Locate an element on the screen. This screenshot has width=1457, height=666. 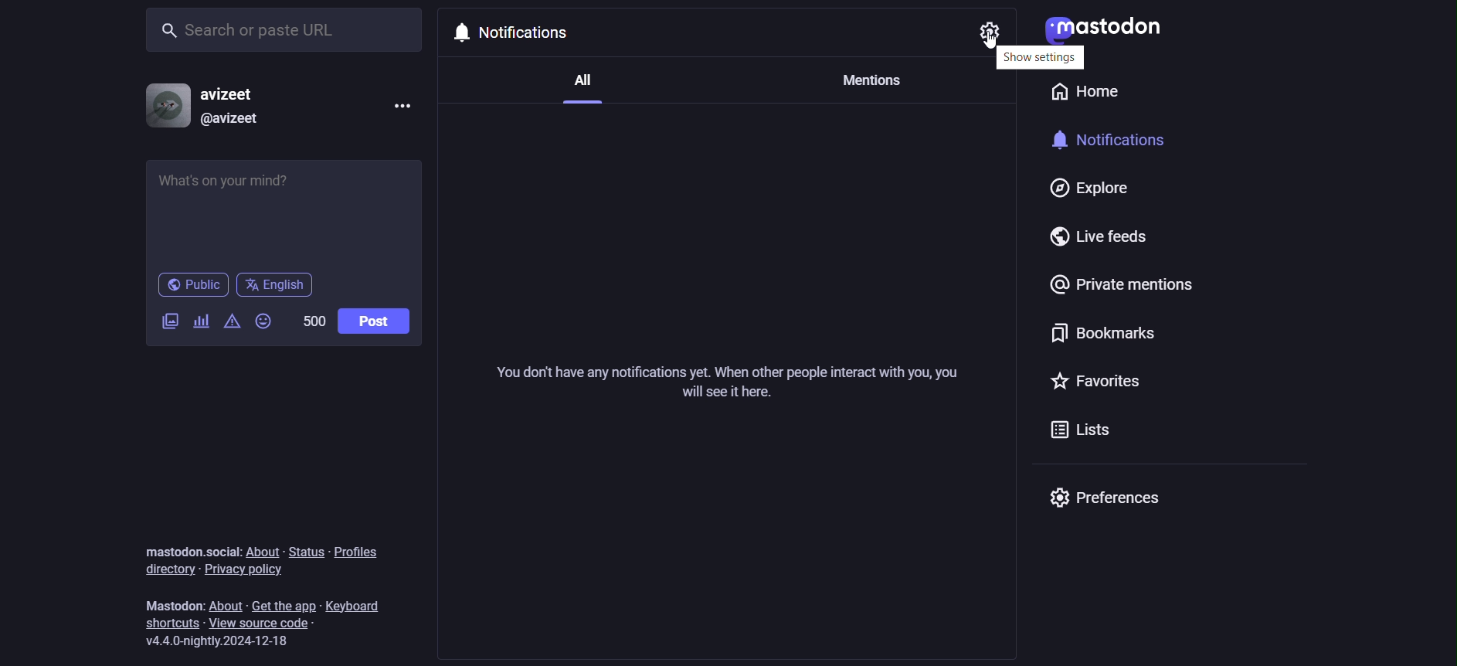
privacy policy is located at coordinates (247, 570).